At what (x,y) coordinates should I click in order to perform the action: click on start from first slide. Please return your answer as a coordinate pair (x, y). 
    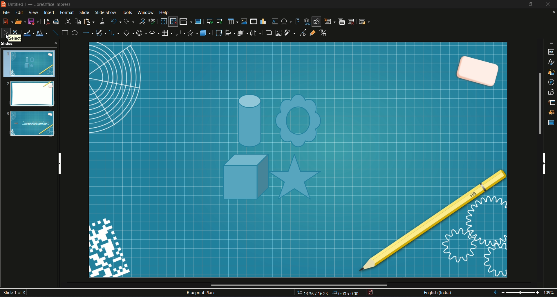
    Looking at the image, I should click on (209, 21).